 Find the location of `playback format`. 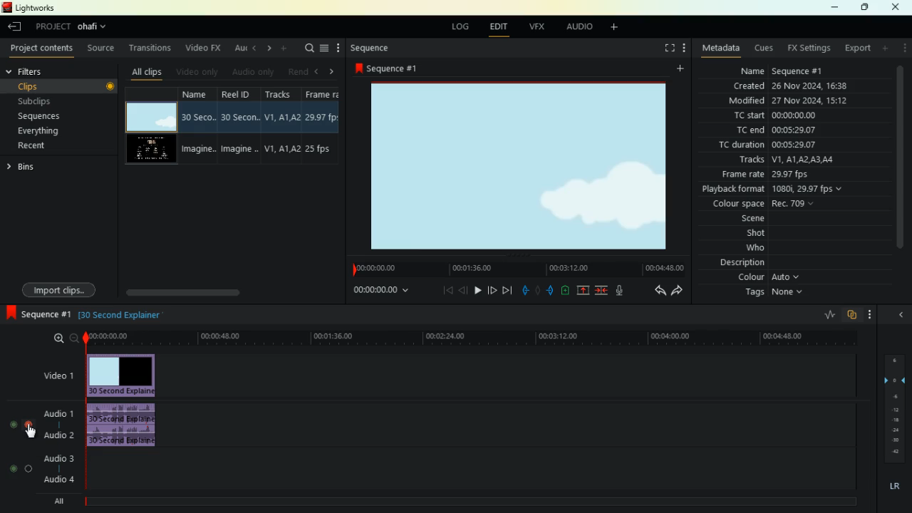

playback format is located at coordinates (774, 190).